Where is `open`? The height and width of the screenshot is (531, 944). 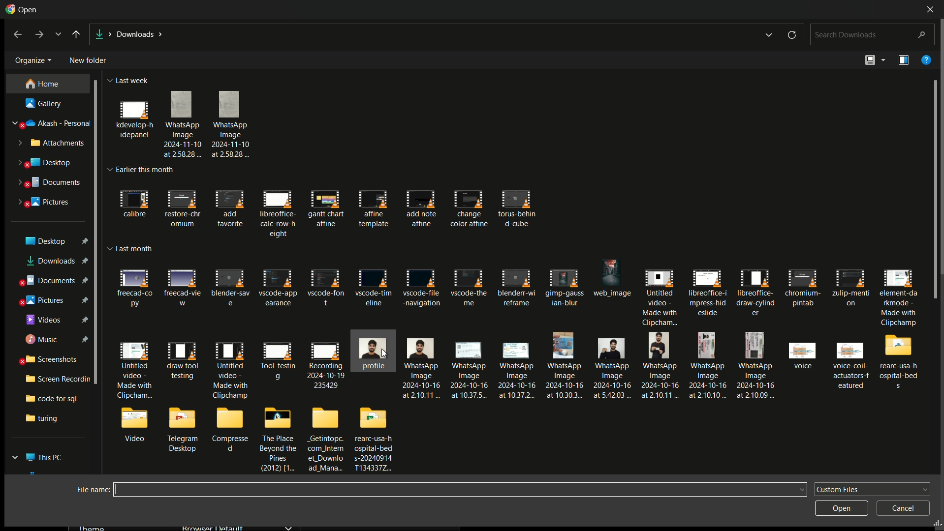
open is located at coordinates (31, 11).